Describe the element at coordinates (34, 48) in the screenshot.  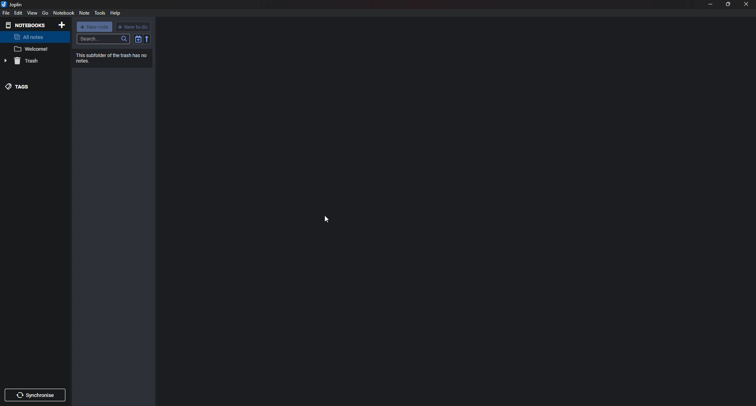
I see `note` at that location.